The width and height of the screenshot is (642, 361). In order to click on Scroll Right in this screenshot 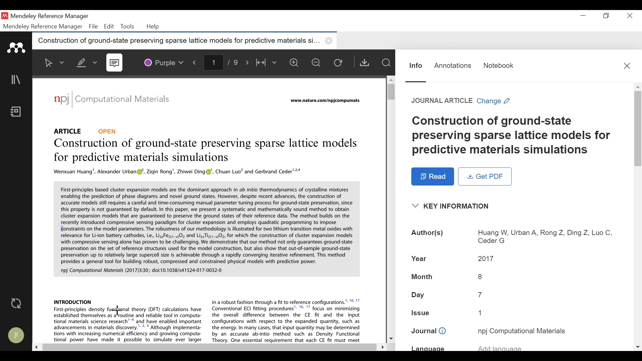, I will do `click(381, 346)`.